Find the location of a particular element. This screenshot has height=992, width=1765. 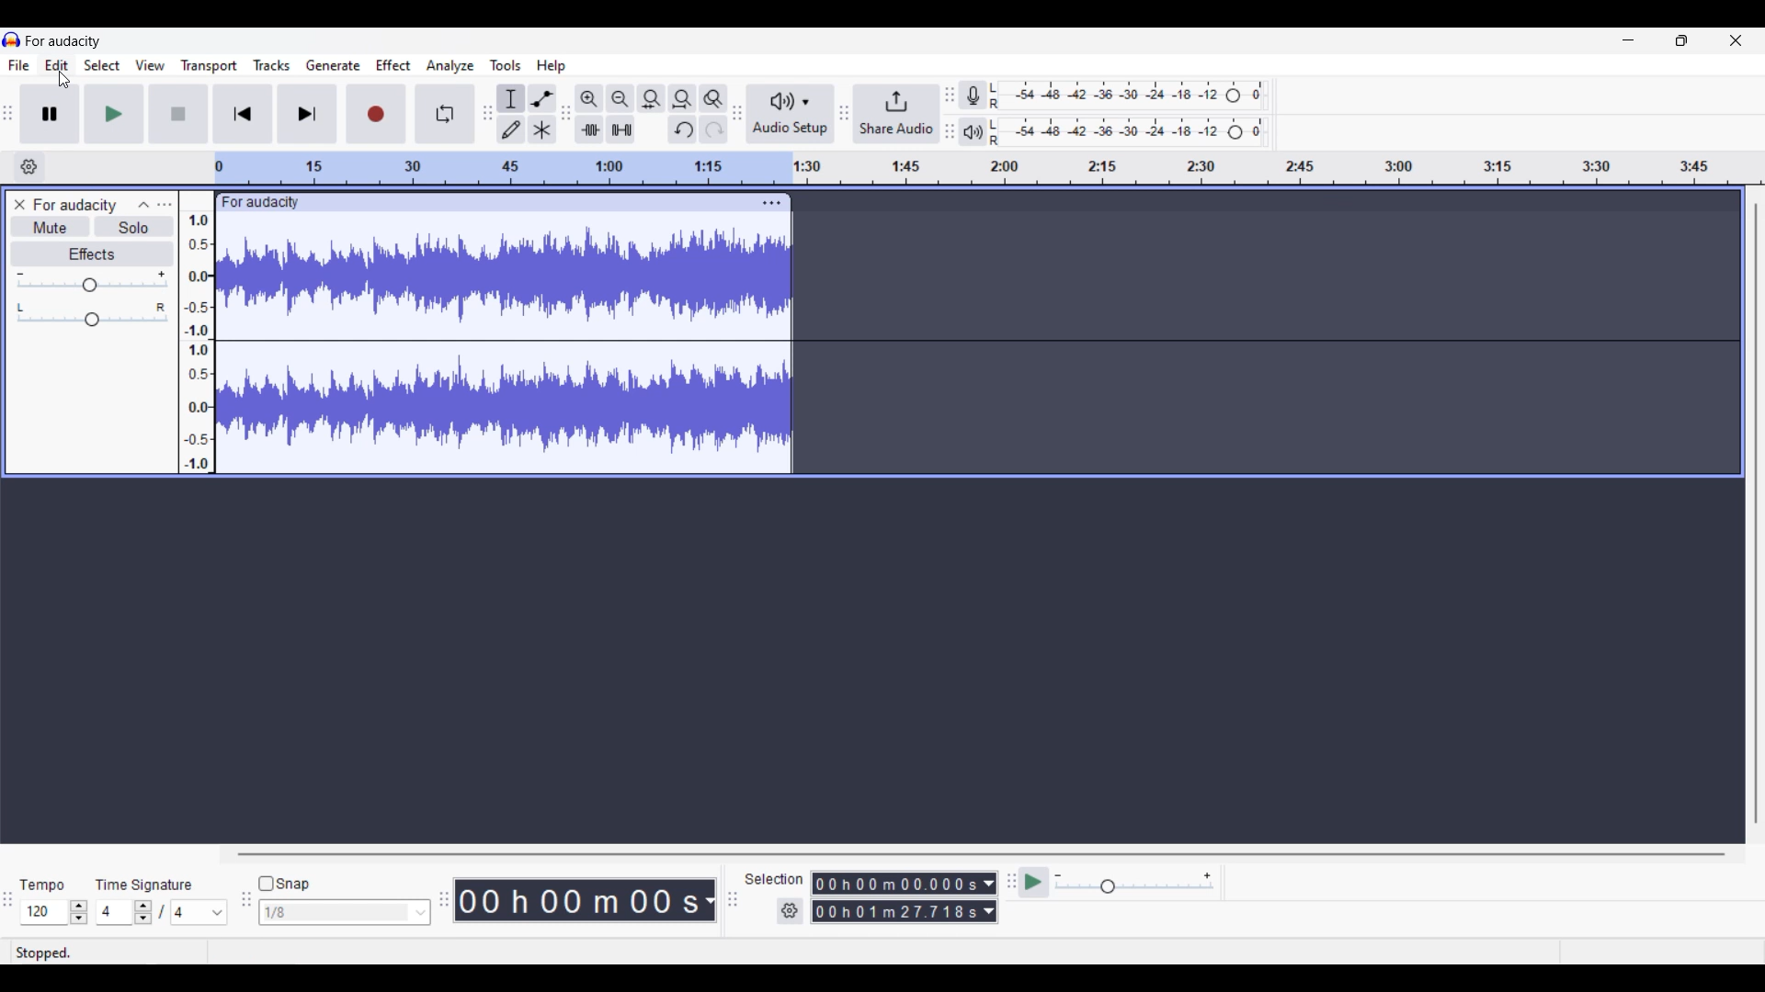

Minimize is located at coordinates (1628, 40).